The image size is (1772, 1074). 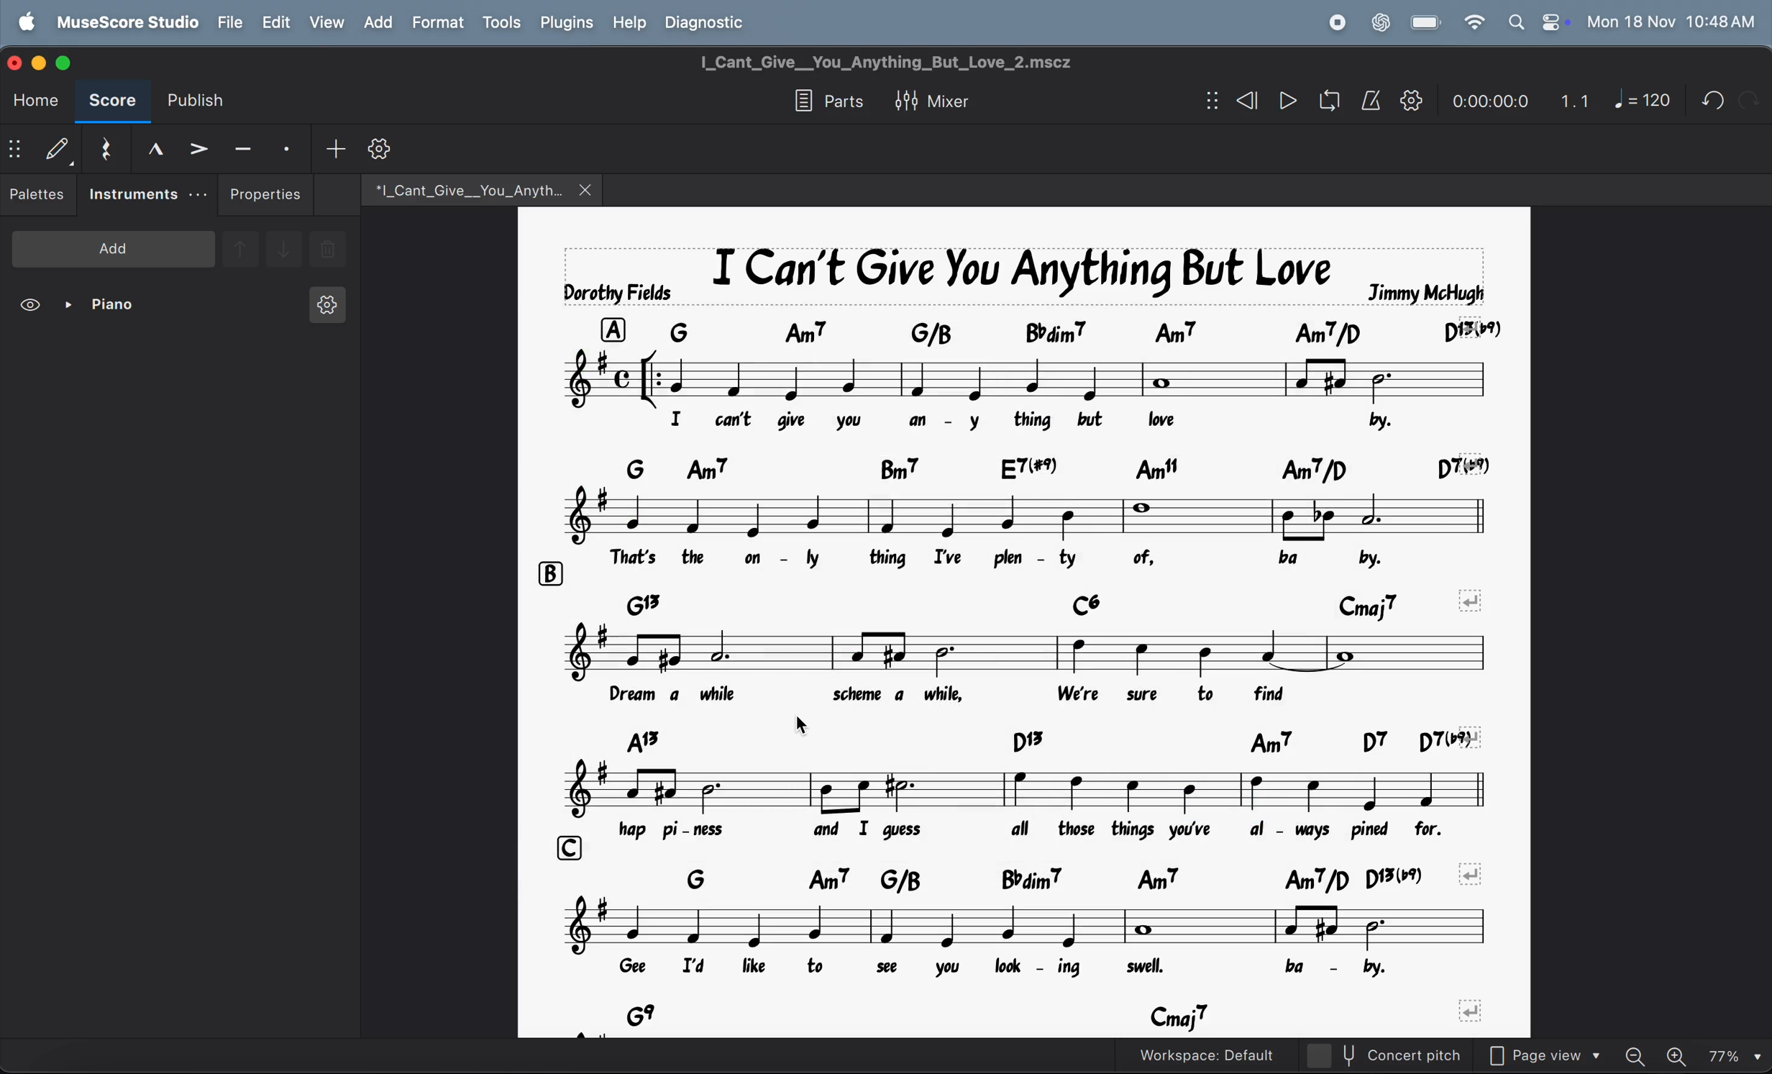 I want to click on parts, so click(x=824, y=102).